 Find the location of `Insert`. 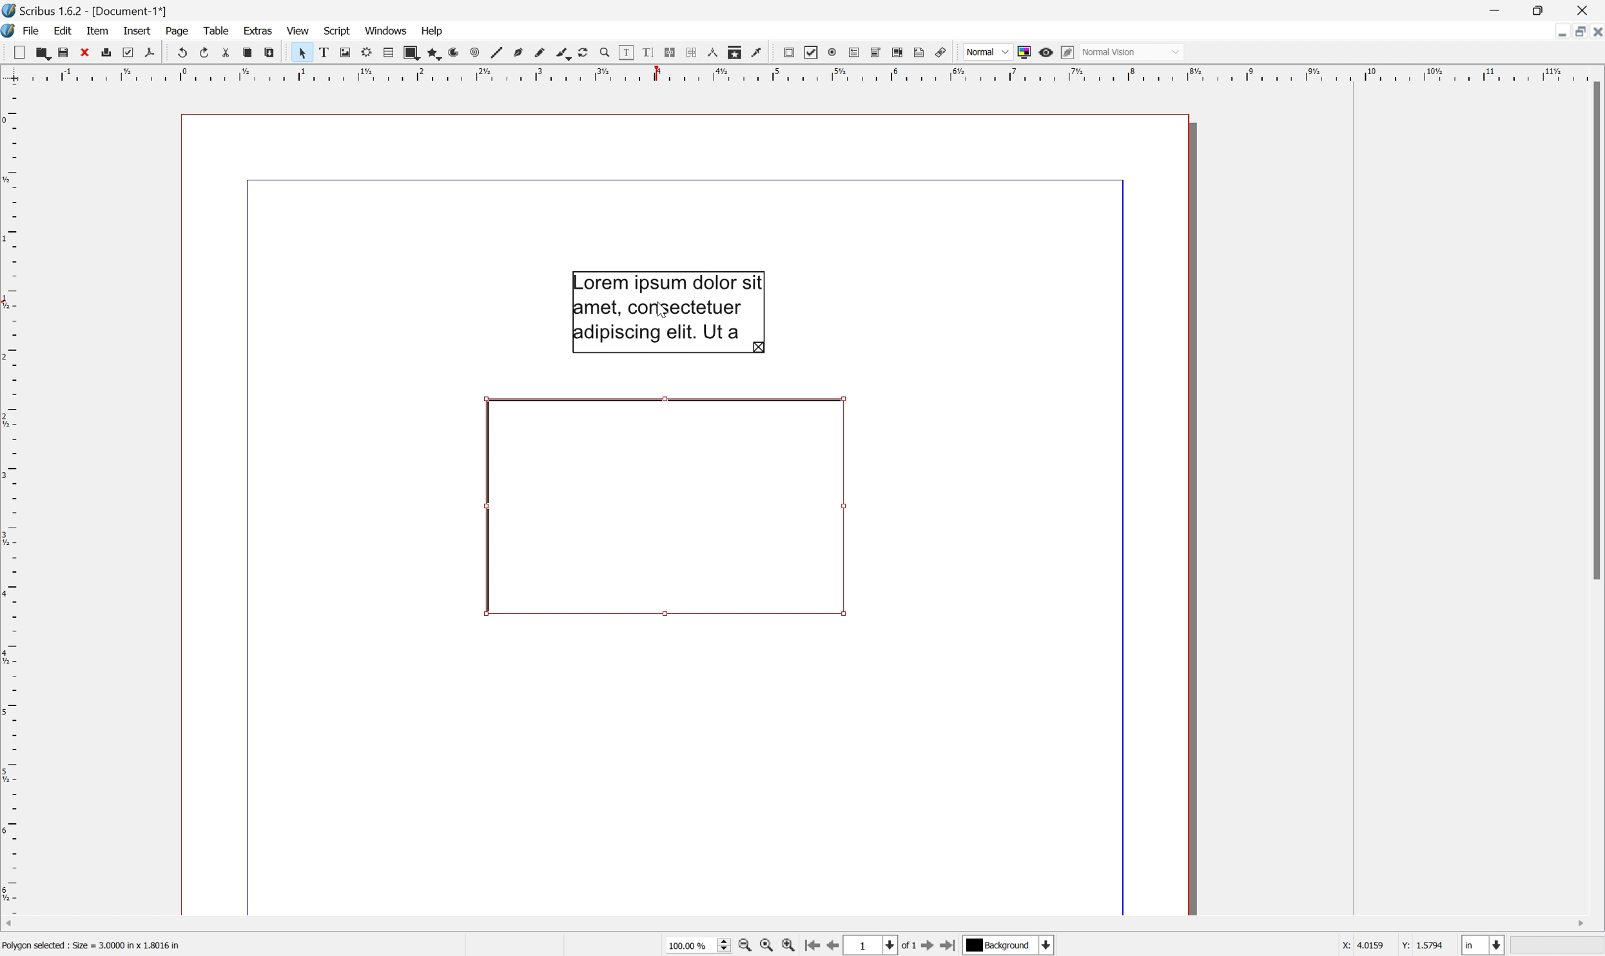

Insert is located at coordinates (136, 30).